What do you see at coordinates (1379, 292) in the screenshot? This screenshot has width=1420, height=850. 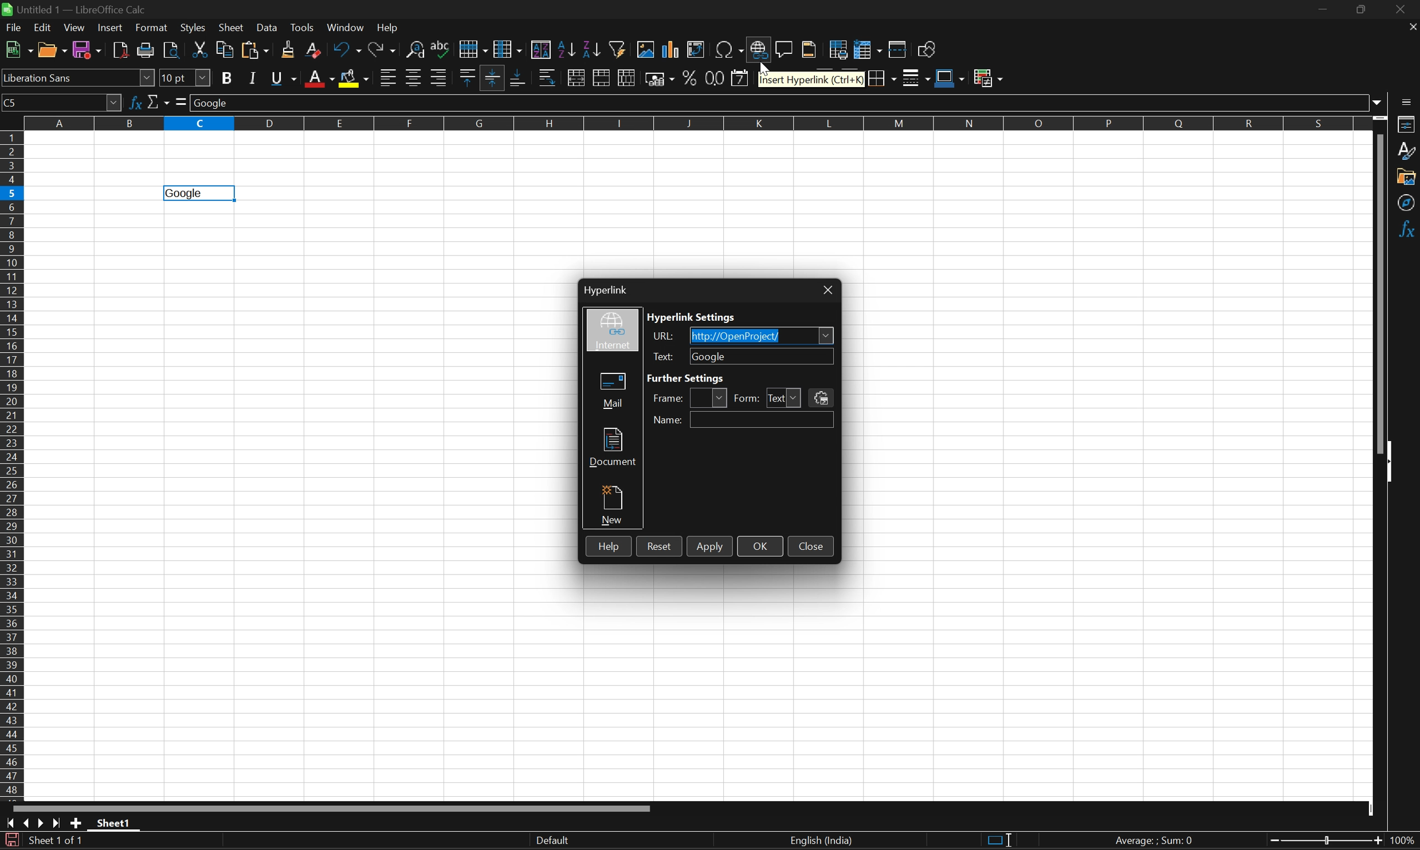 I see `Scroll bar` at bounding box center [1379, 292].